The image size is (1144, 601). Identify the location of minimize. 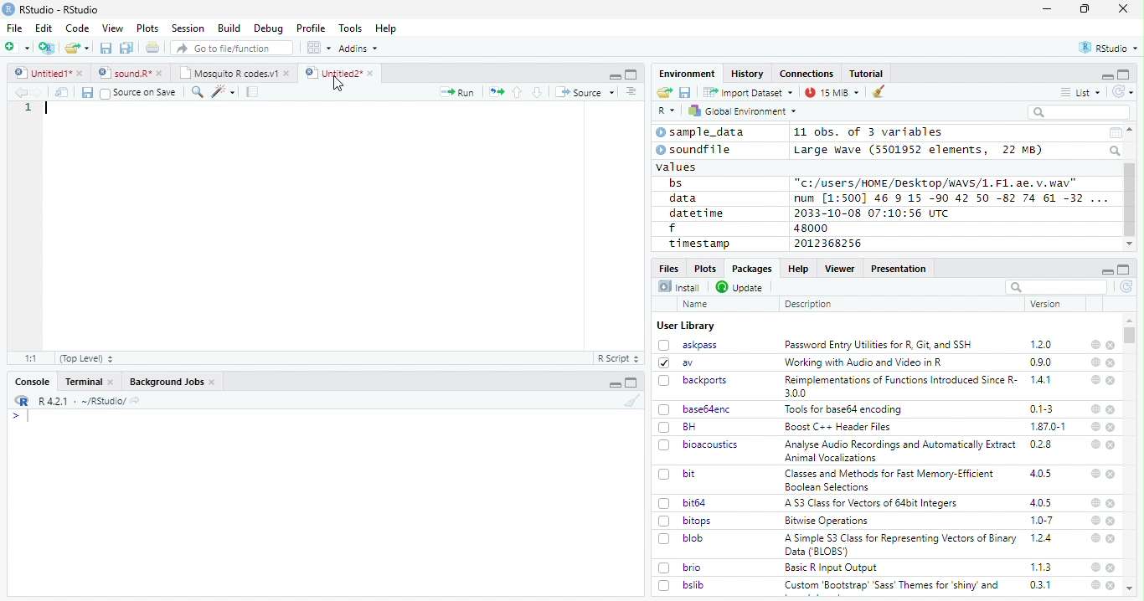
(1106, 75).